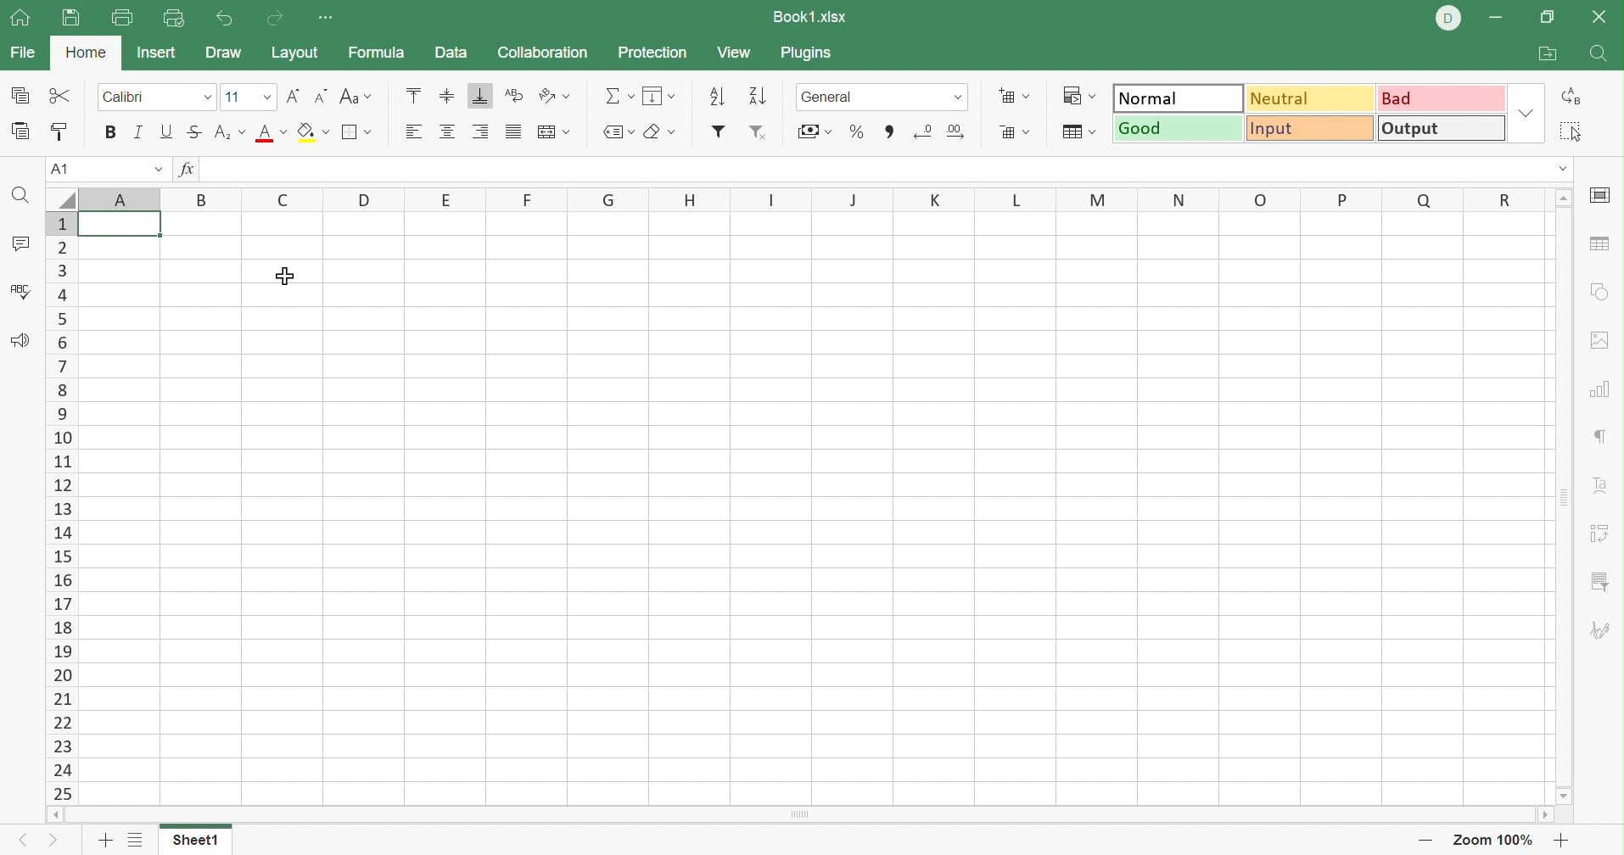 This screenshot has width=1624, height=855. Describe the element at coordinates (482, 95) in the screenshot. I see `Align bottom` at that location.